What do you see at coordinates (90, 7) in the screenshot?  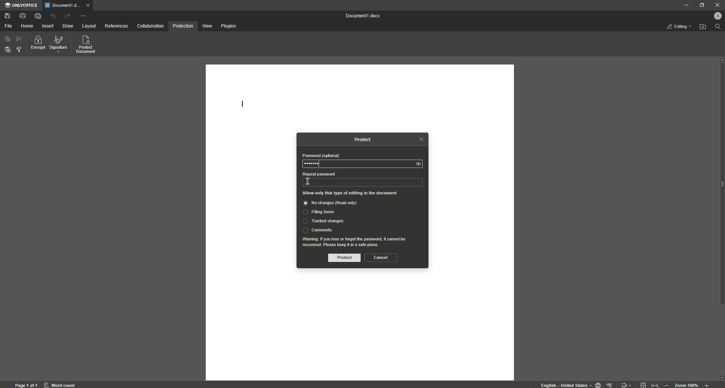 I see `close` at bounding box center [90, 7].